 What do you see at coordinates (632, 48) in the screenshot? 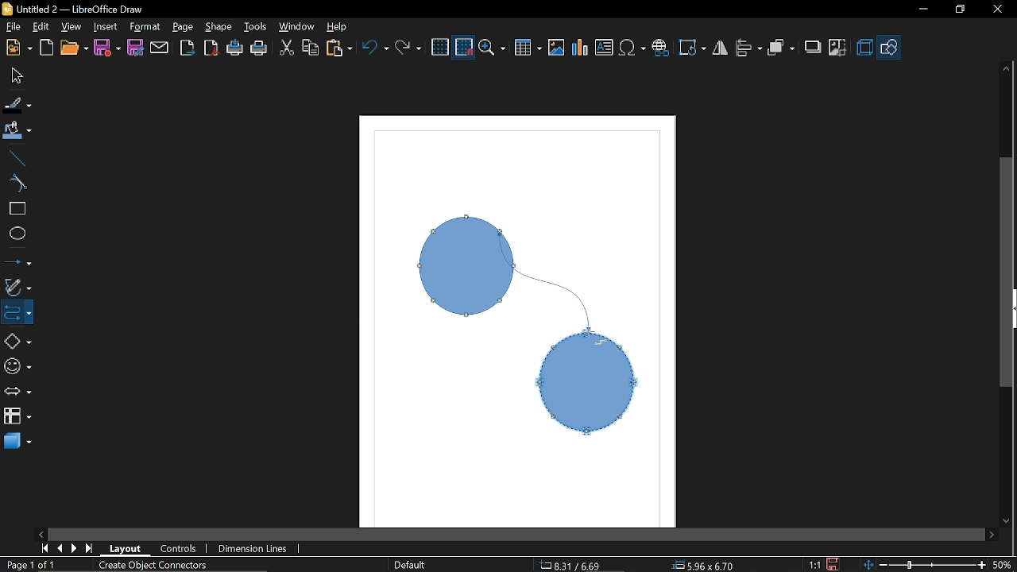
I see `Insert symbol` at bounding box center [632, 48].